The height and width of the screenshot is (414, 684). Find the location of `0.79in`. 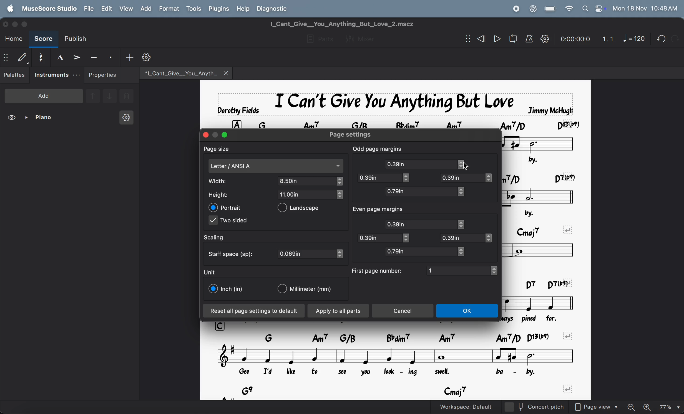

0.79in is located at coordinates (419, 192).